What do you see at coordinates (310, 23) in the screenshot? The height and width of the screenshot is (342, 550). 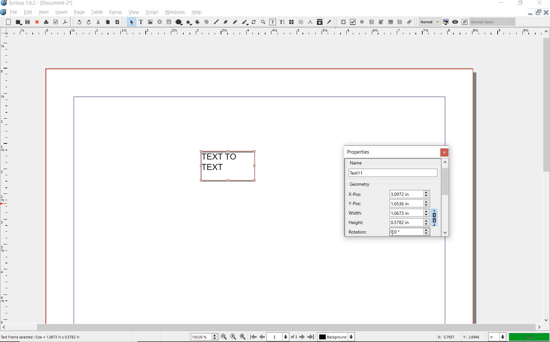 I see `measurements` at bounding box center [310, 23].